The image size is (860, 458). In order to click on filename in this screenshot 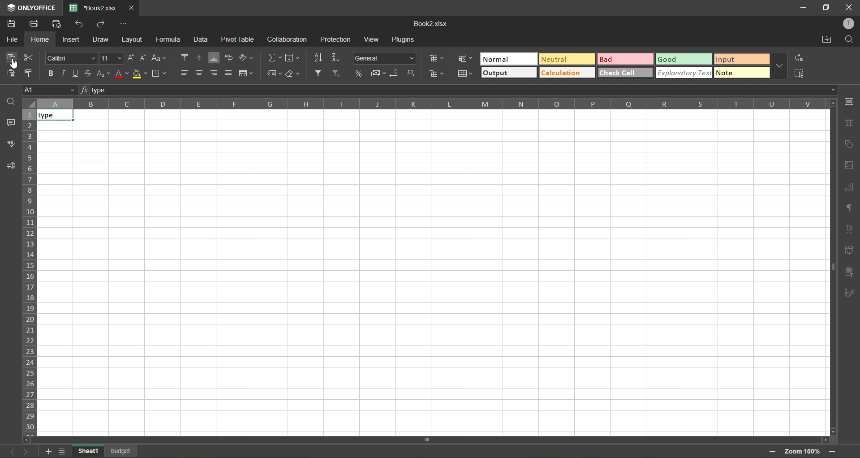, I will do `click(92, 8)`.